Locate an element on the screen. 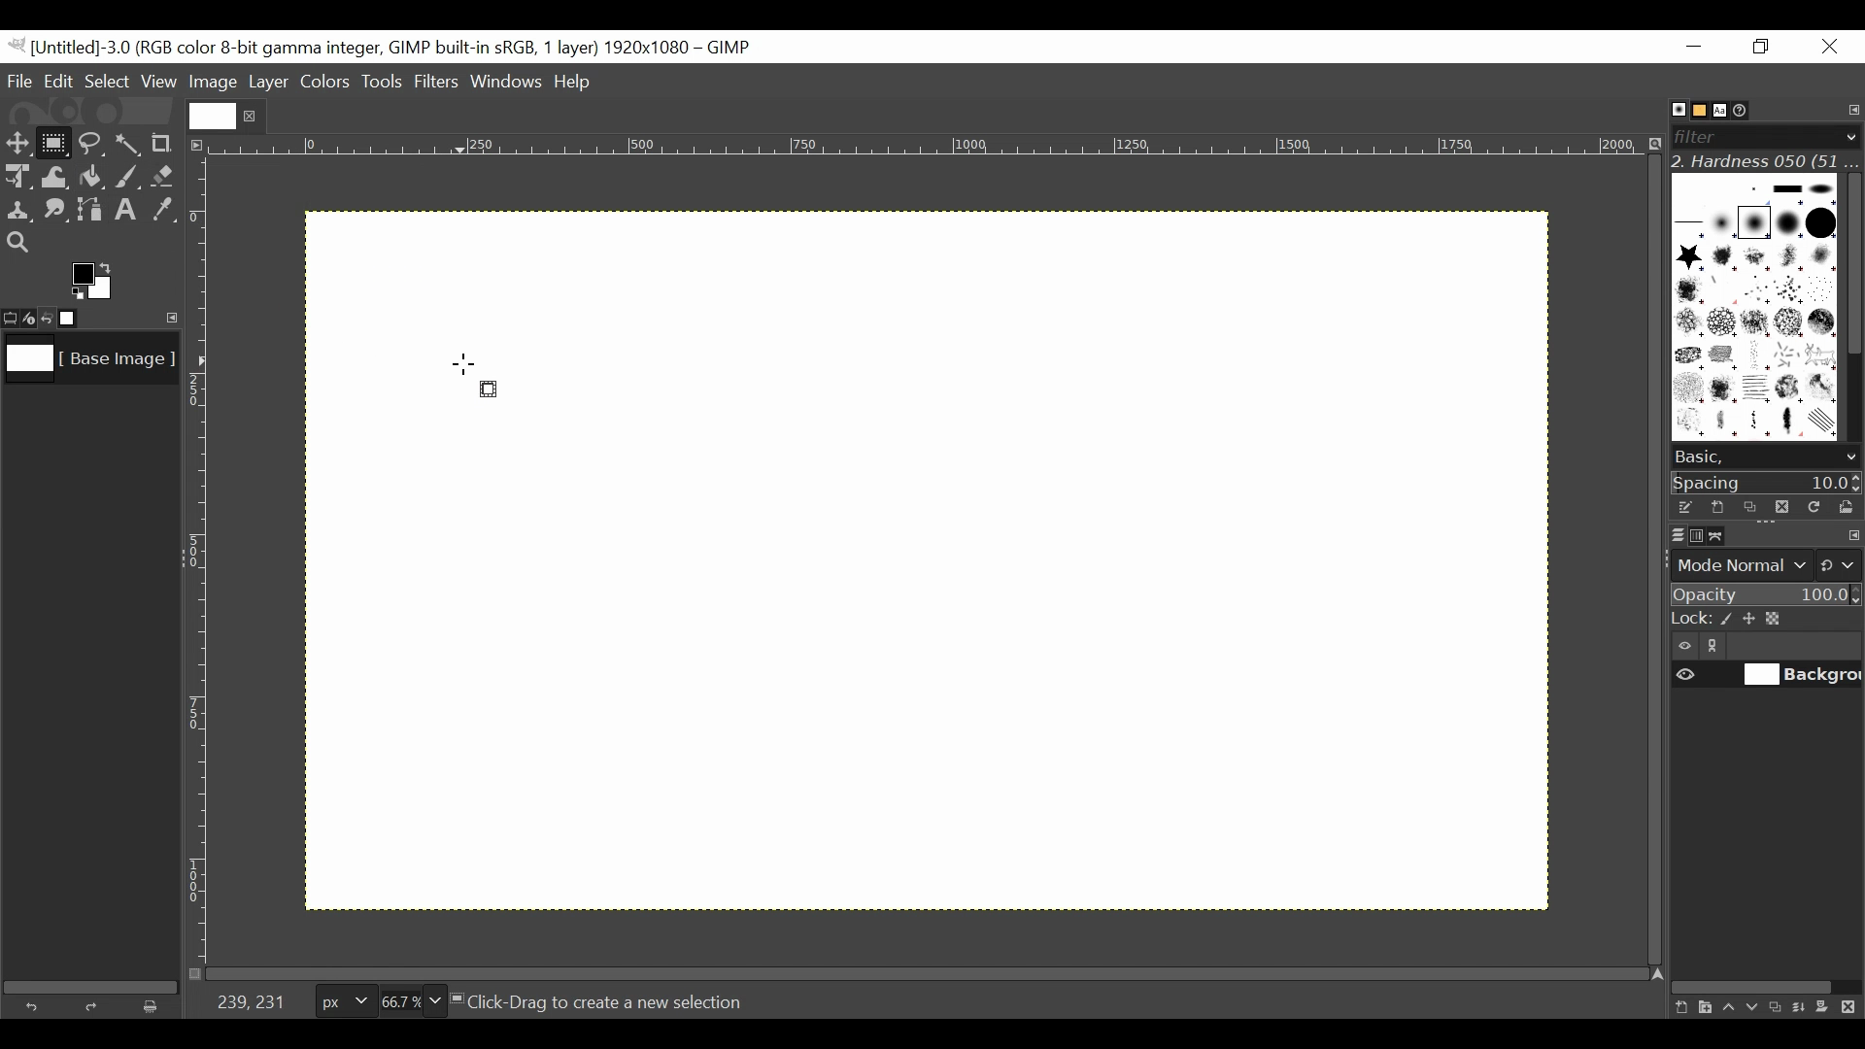 The image size is (1865, 1049). Image is located at coordinates (87, 363).